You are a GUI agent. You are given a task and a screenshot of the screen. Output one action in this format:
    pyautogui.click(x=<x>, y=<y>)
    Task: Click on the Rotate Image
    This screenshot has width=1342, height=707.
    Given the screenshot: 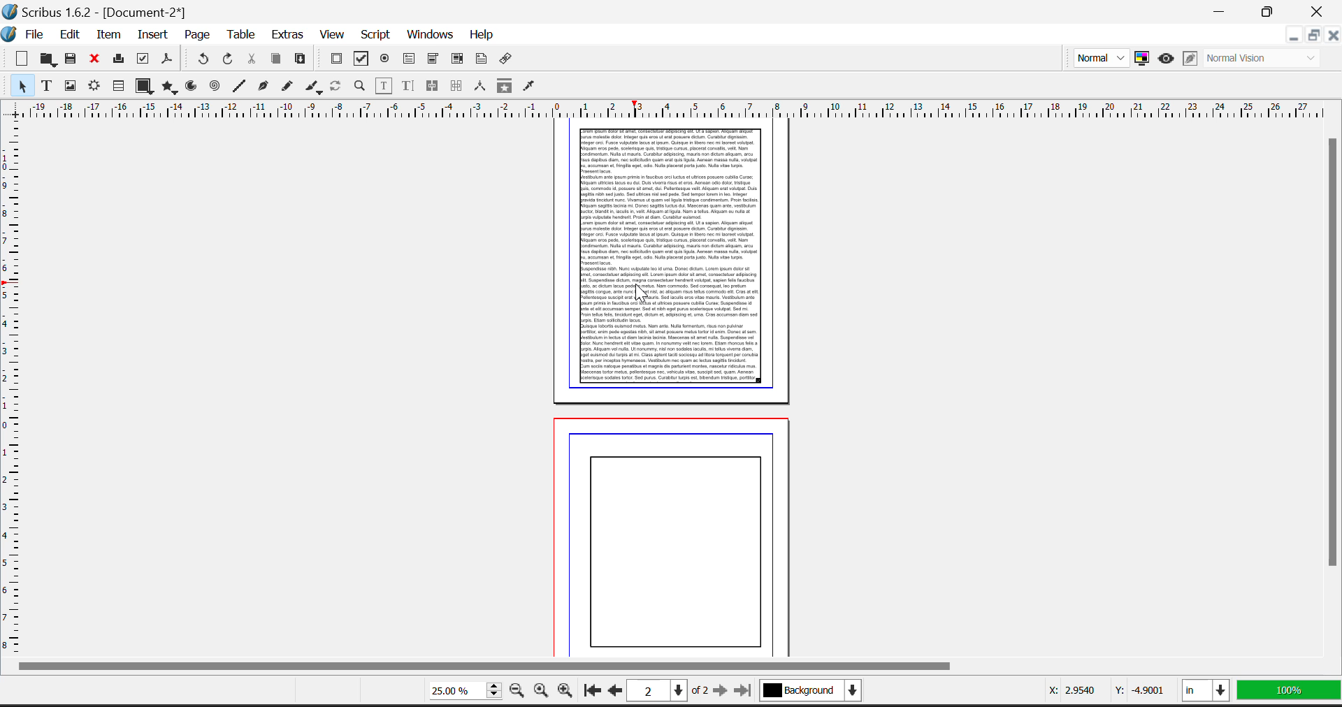 What is the action you would take?
    pyautogui.click(x=337, y=87)
    